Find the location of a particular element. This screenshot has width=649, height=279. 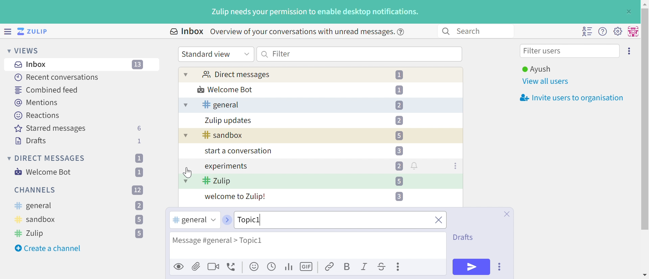

move up is located at coordinates (644, 3).